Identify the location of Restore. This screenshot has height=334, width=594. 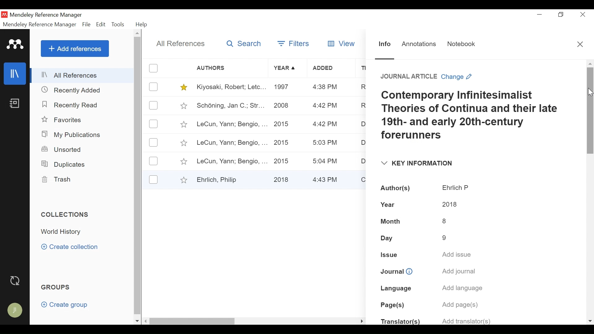
(561, 15).